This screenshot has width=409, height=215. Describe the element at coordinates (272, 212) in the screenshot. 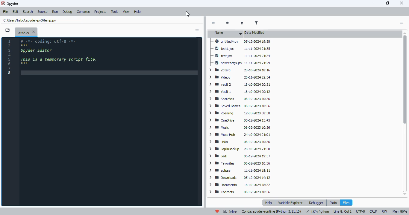

I see `conda: spyder-runtime (python 3. 11. 10)` at that location.